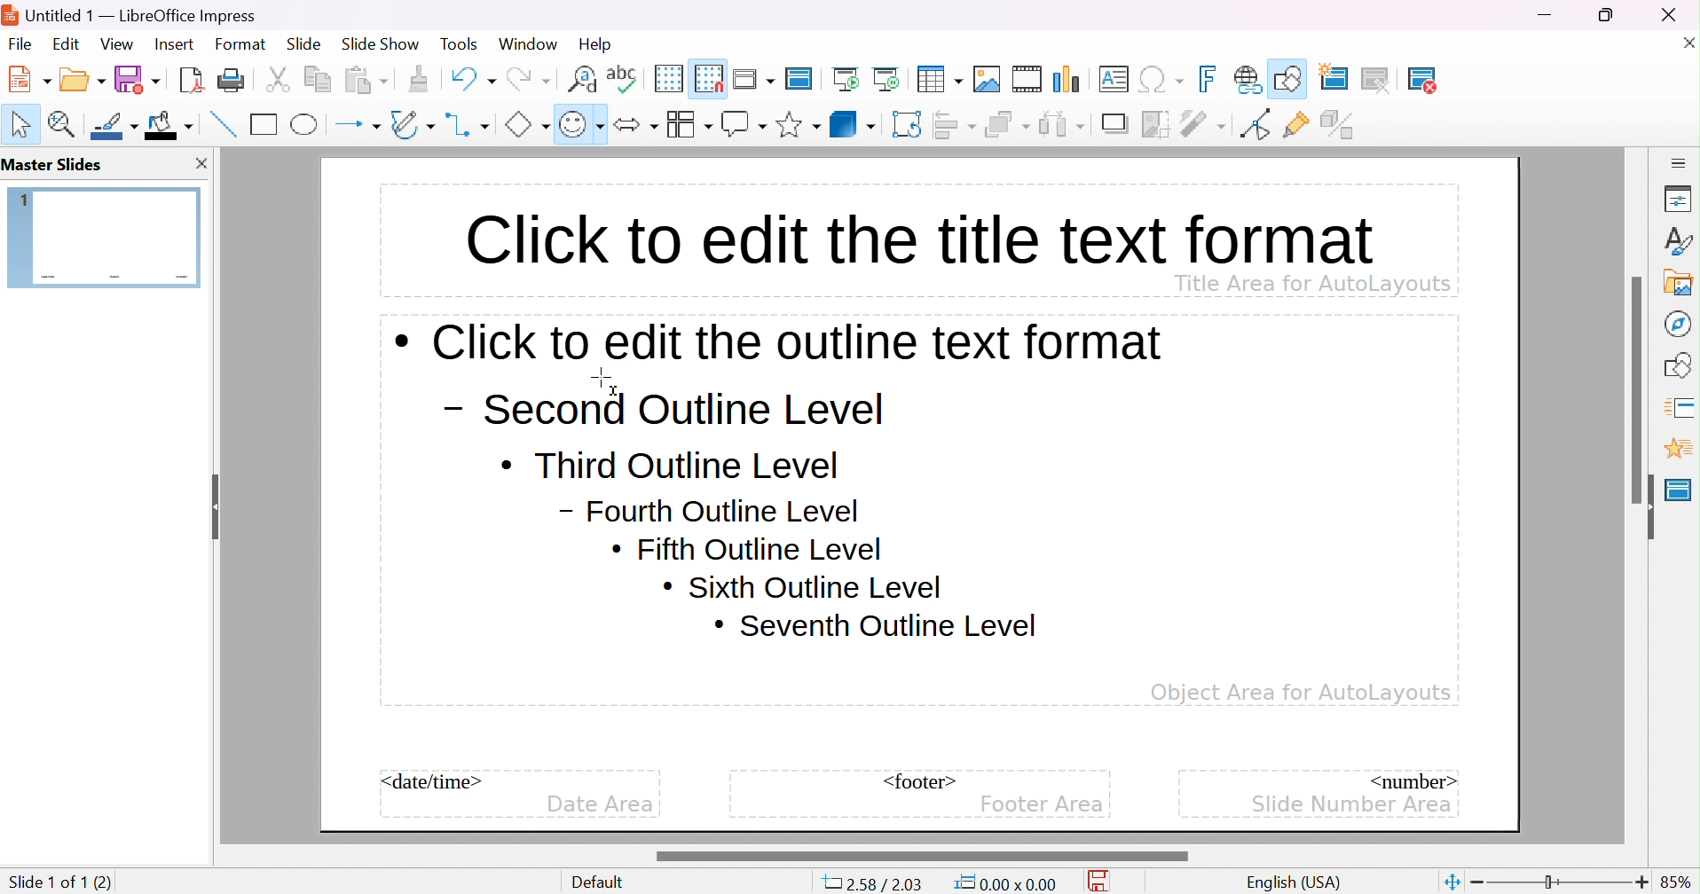 This screenshot has width=1700, height=894. Describe the element at coordinates (1311, 282) in the screenshot. I see `title area for autolayouts` at that location.